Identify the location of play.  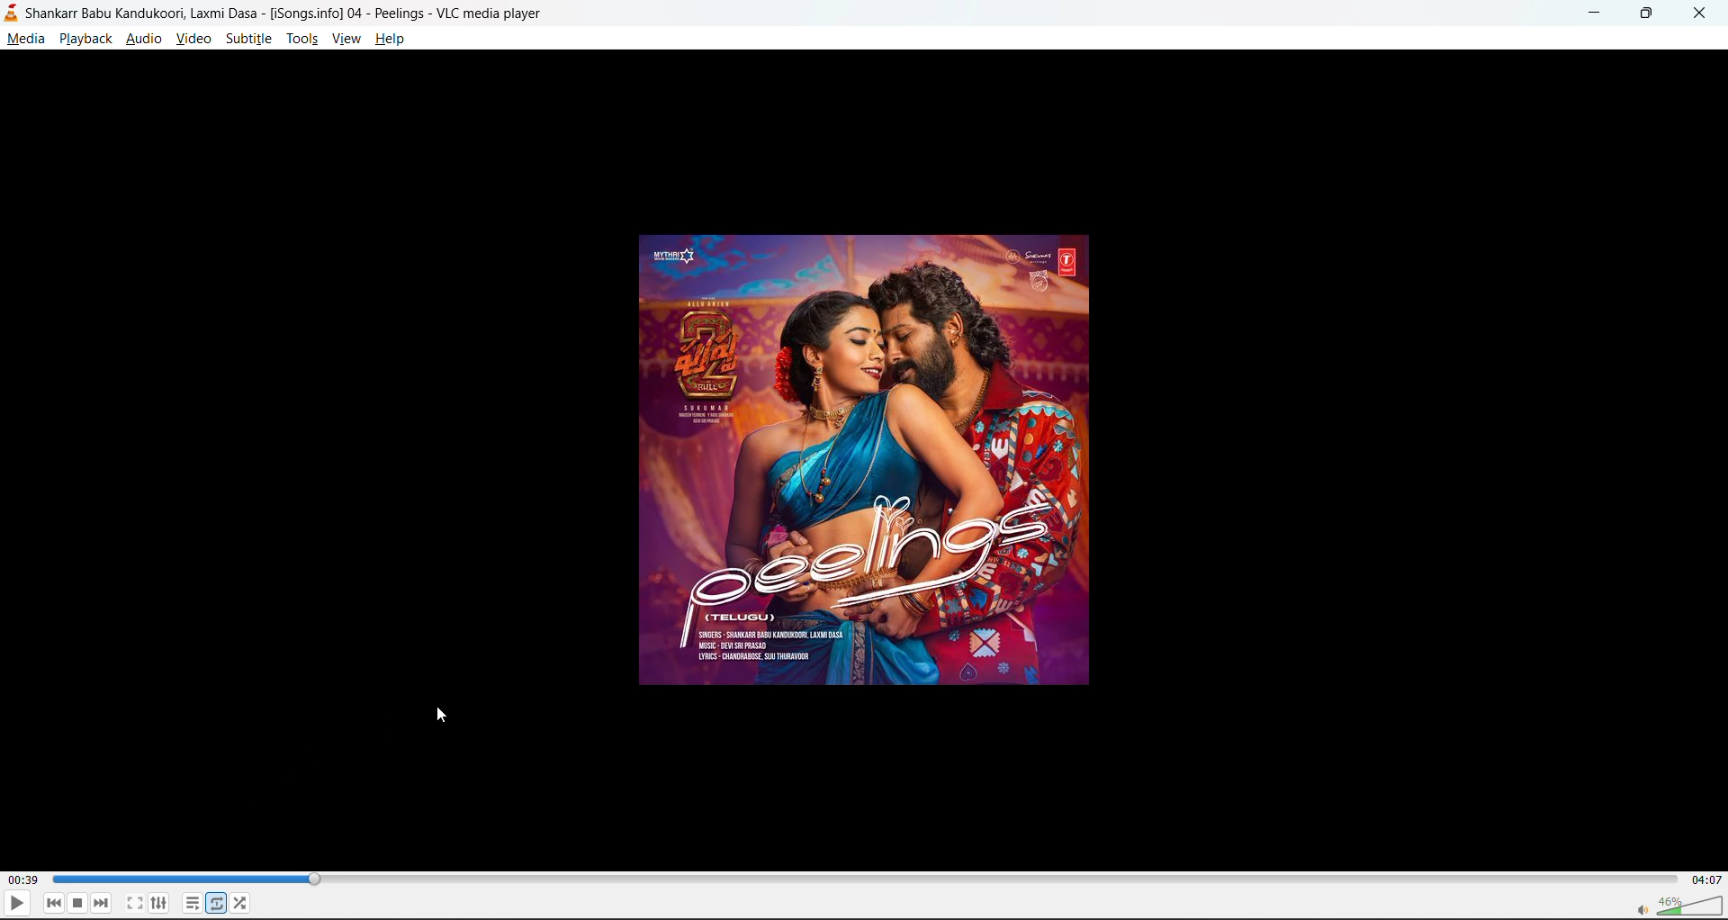
(17, 906).